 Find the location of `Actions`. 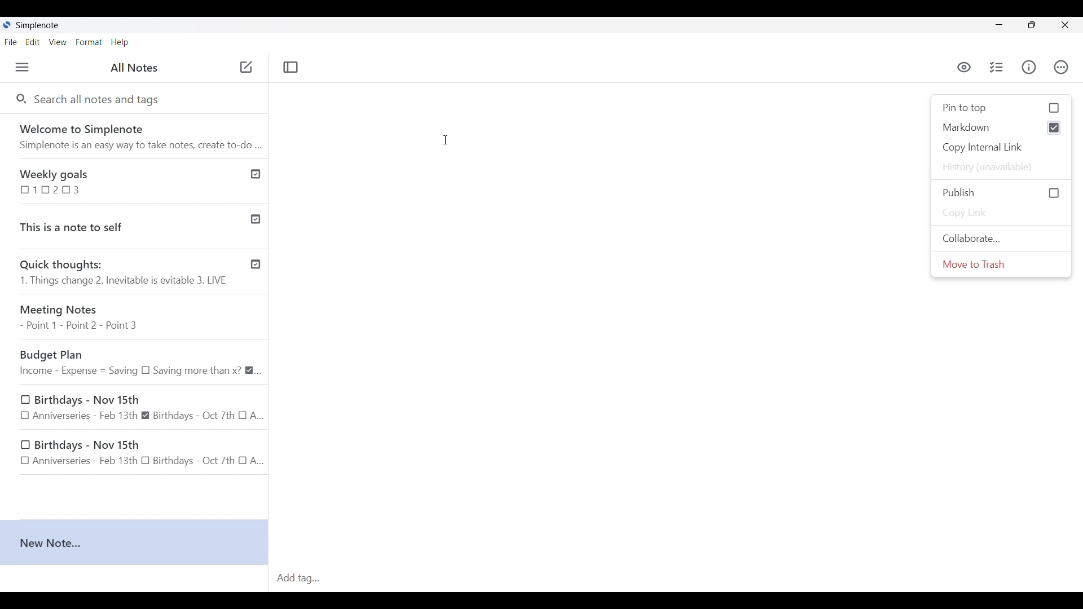

Actions is located at coordinates (1062, 67).